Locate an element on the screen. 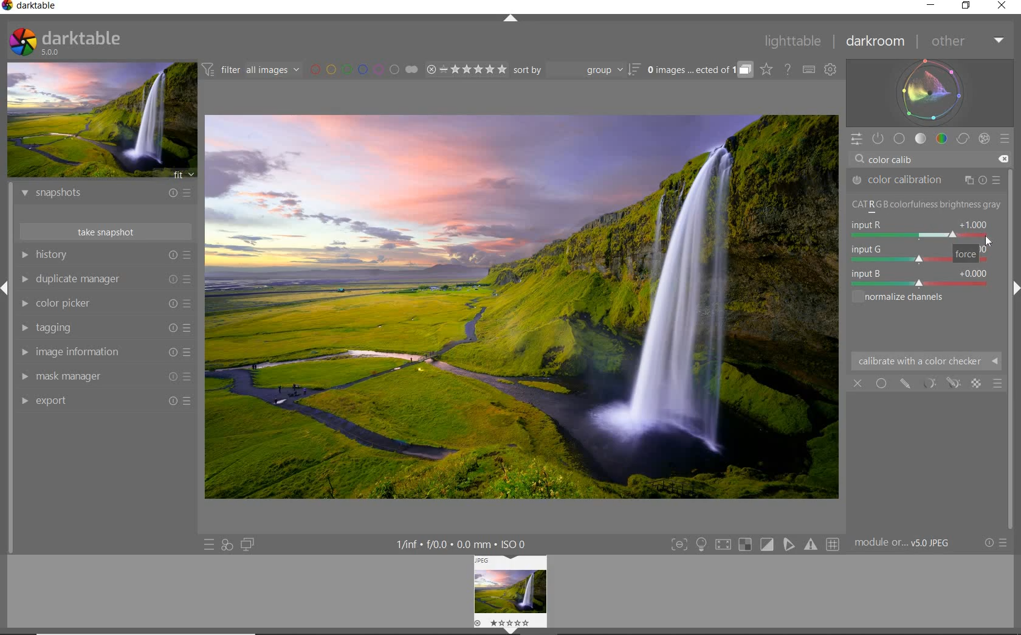  darkroom is located at coordinates (876, 42).